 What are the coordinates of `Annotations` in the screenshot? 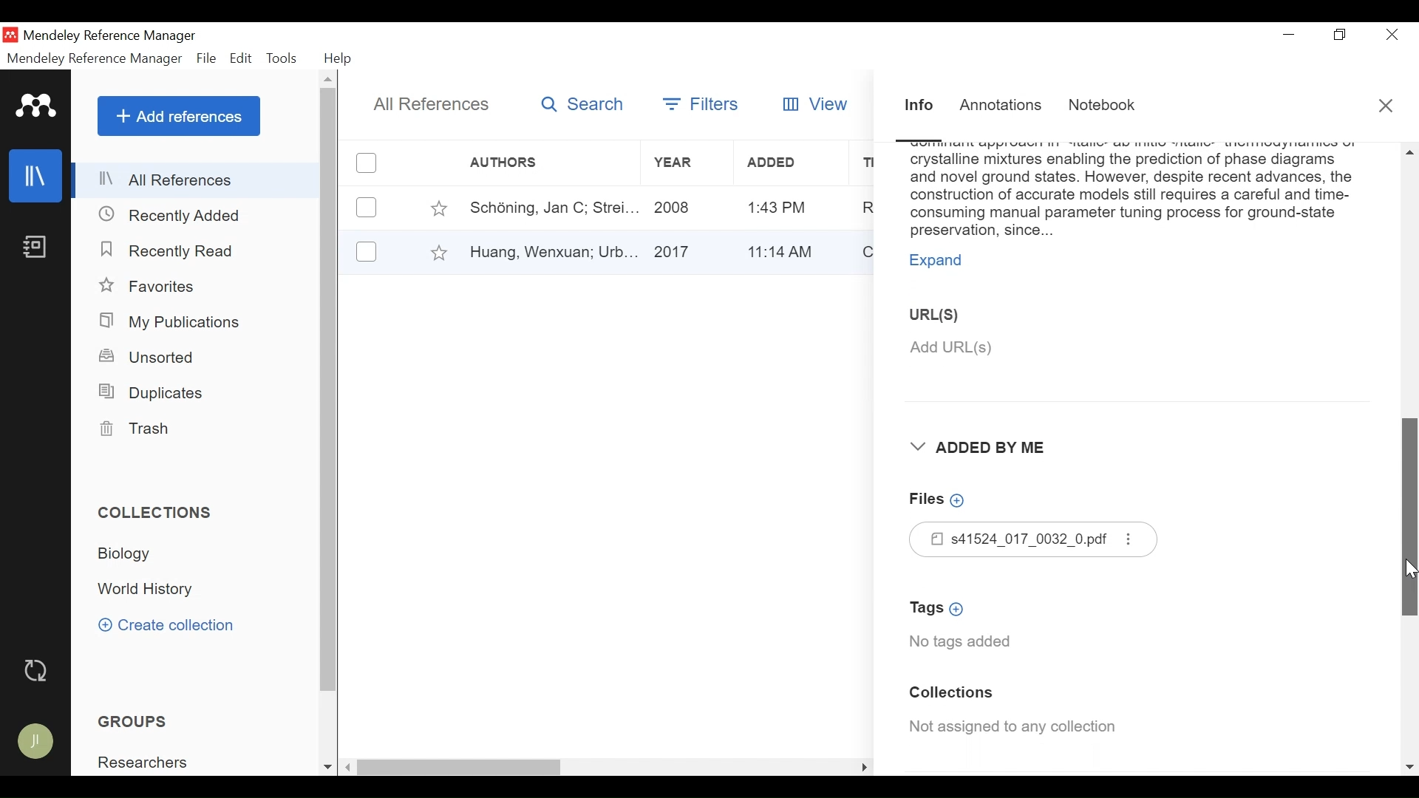 It's located at (1001, 107).